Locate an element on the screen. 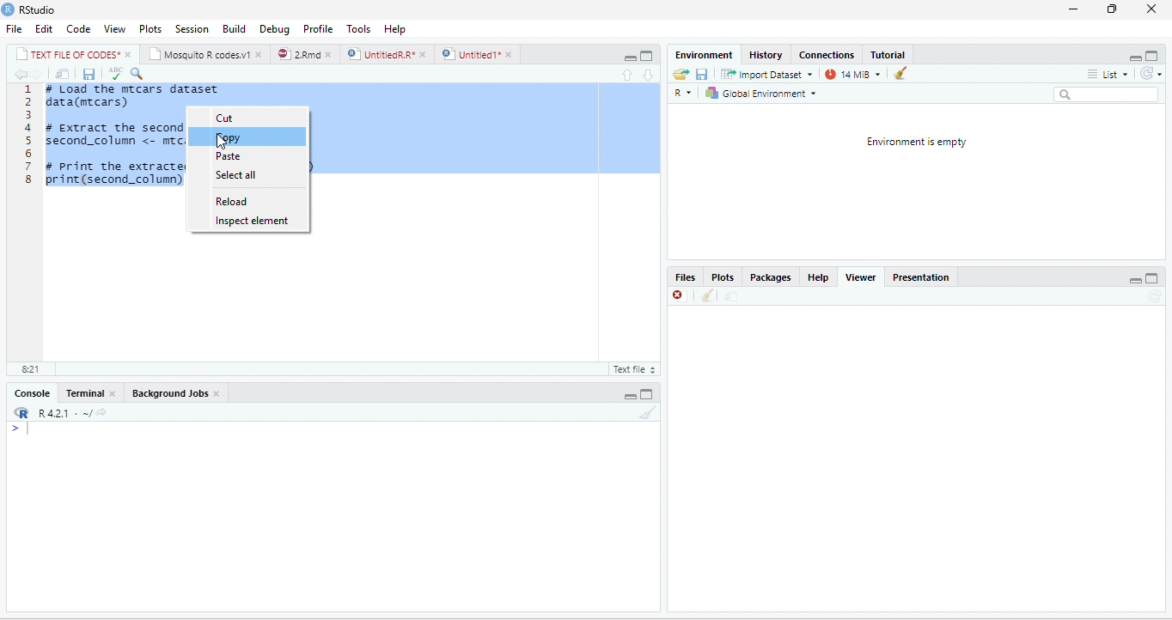 The image size is (1172, 620). 7 is located at coordinates (27, 166).